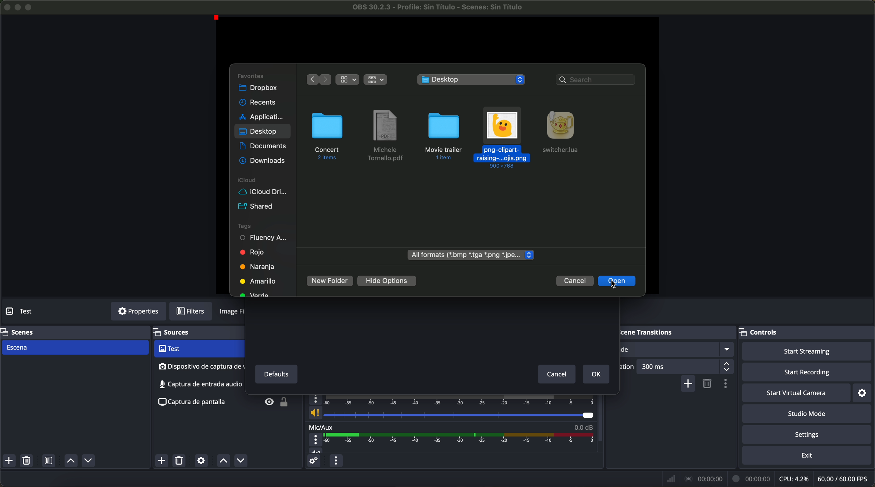 This screenshot has height=487, width=875. Describe the element at coordinates (807, 414) in the screenshot. I see `studio mode` at that location.